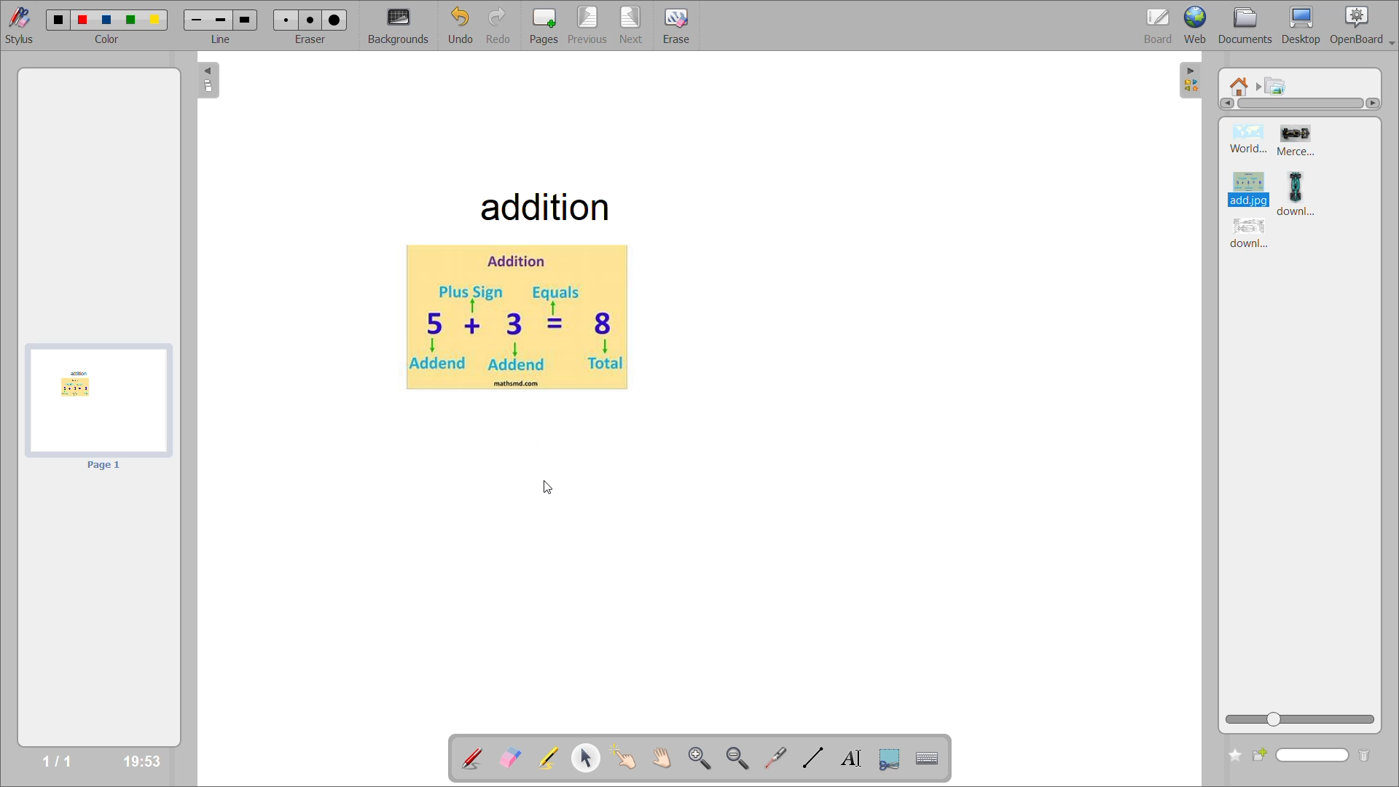 The image size is (1399, 787). I want to click on image added, so click(515, 318).